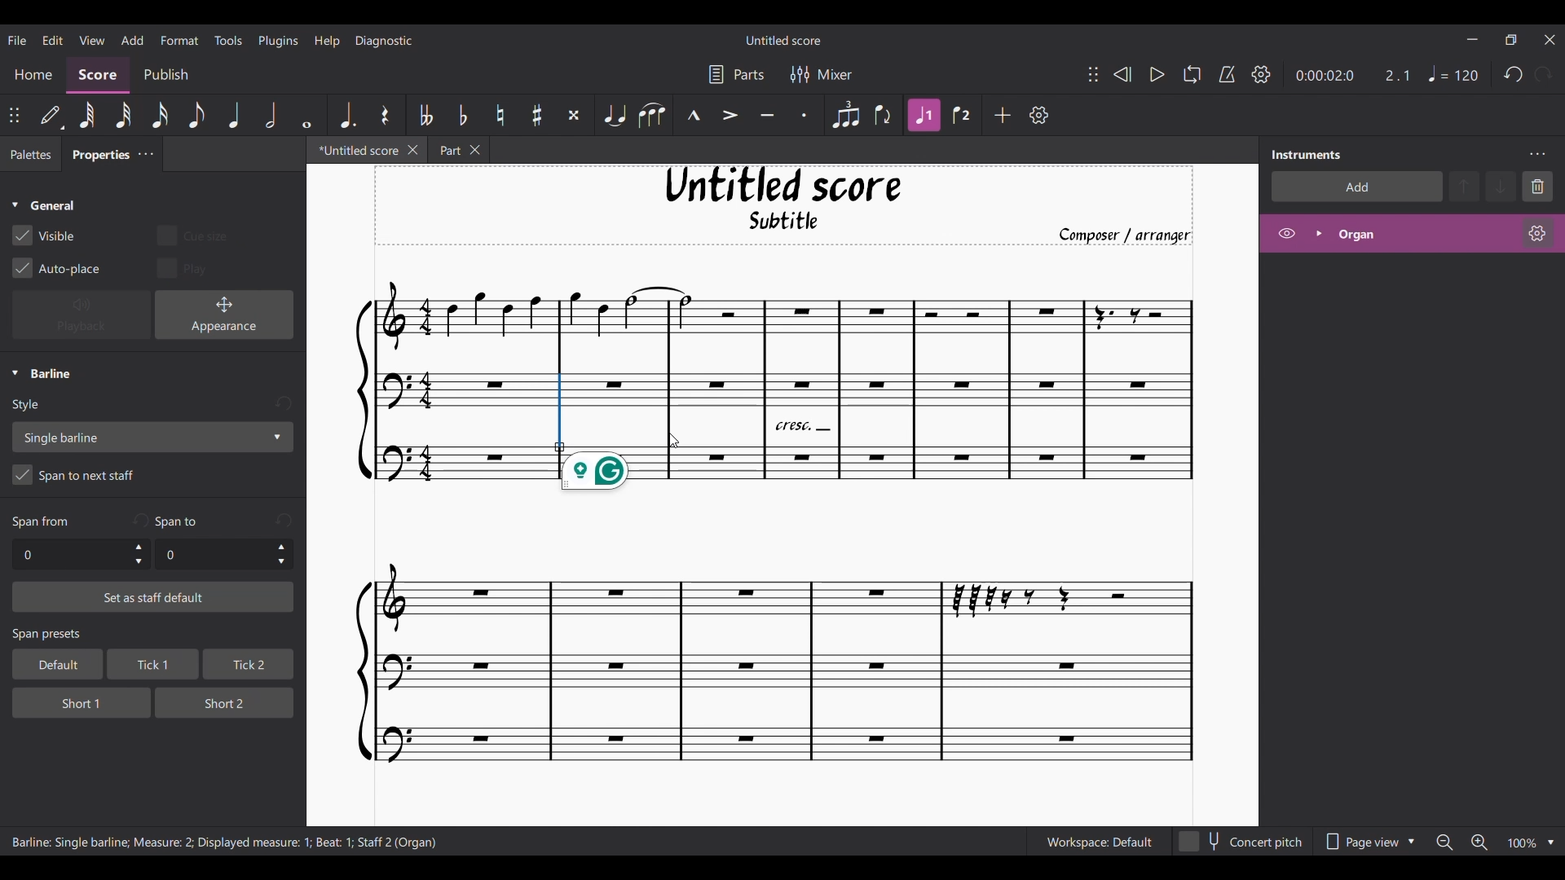  Describe the element at coordinates (91, 39) in the screenshot. I see `View menu` at that location.